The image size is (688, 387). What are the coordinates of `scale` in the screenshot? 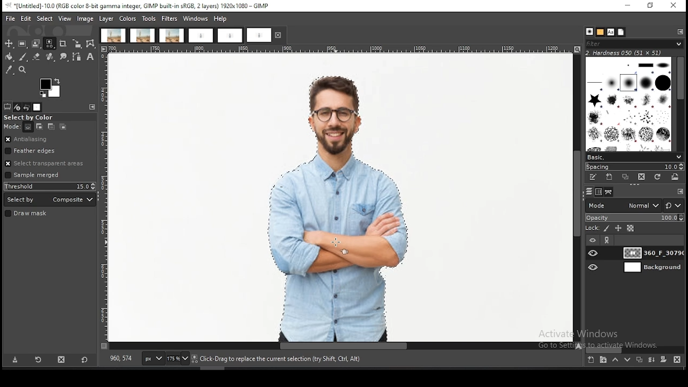 It's located at (342, 49).